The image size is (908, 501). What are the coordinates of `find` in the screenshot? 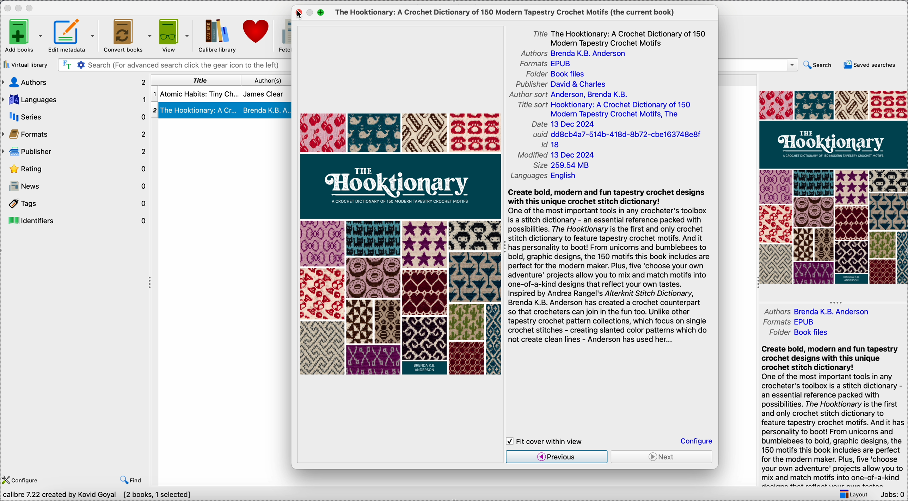 It's located at (131, 479).